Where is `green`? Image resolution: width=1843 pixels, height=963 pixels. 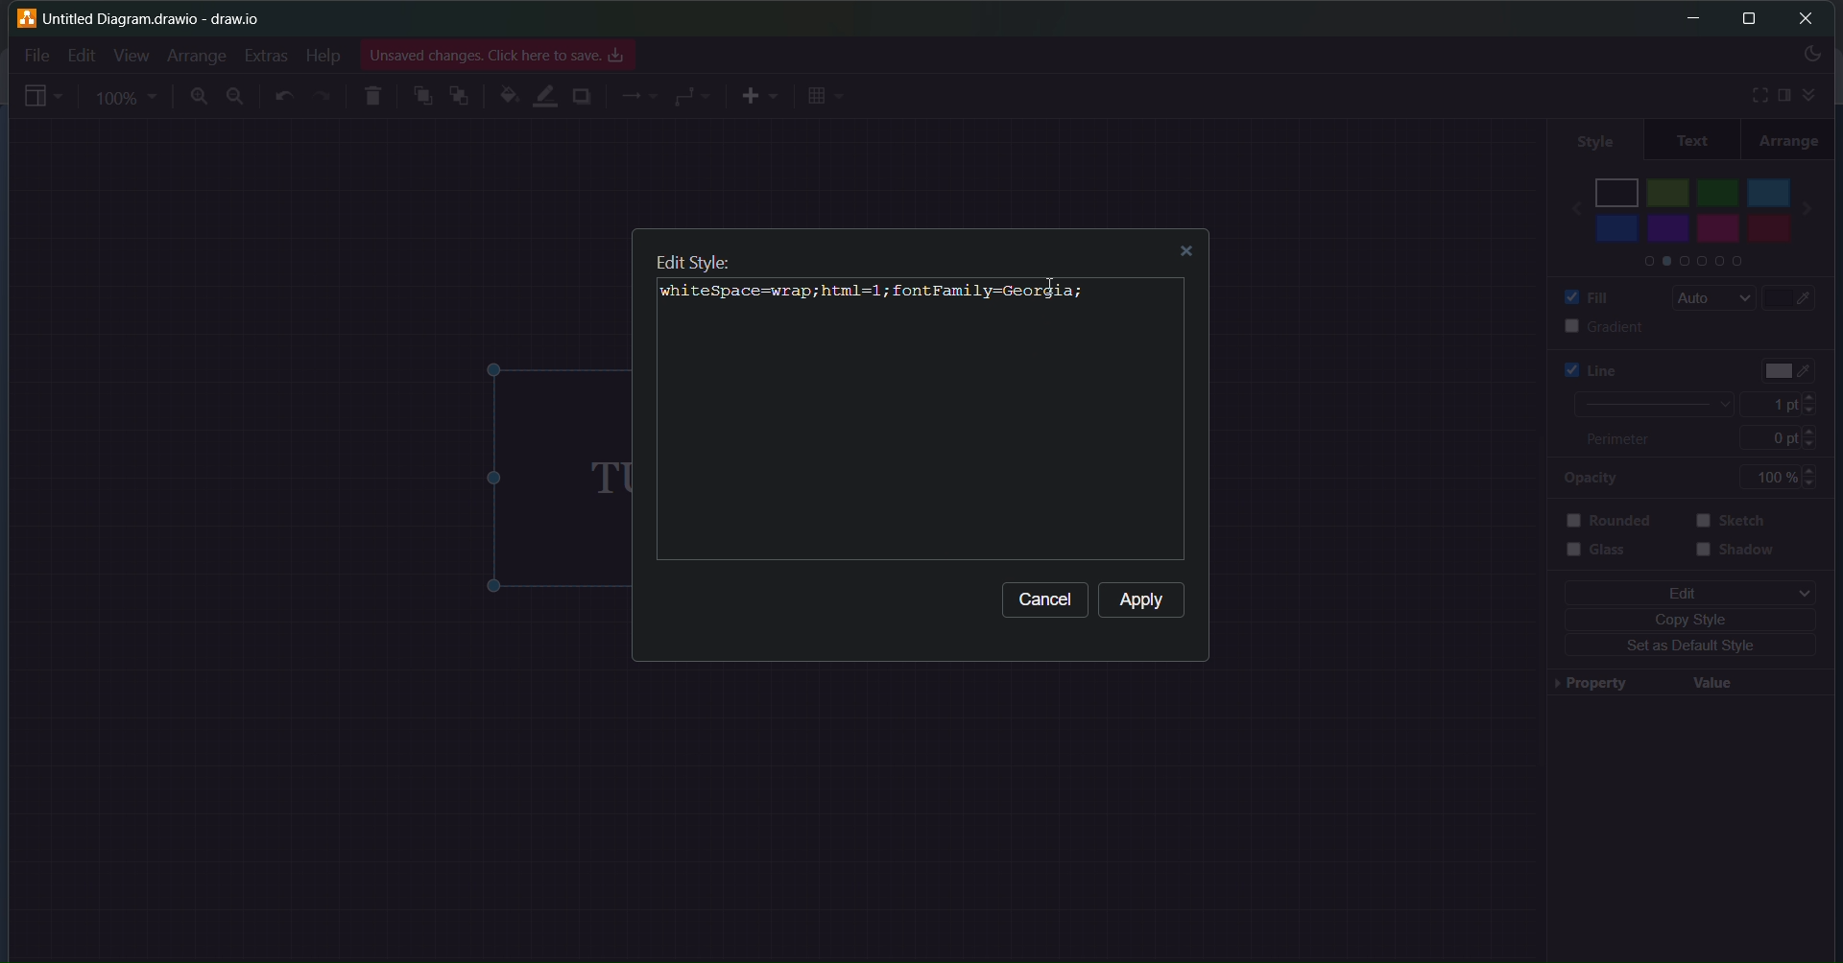 green is located at coordinates (1718, 189).